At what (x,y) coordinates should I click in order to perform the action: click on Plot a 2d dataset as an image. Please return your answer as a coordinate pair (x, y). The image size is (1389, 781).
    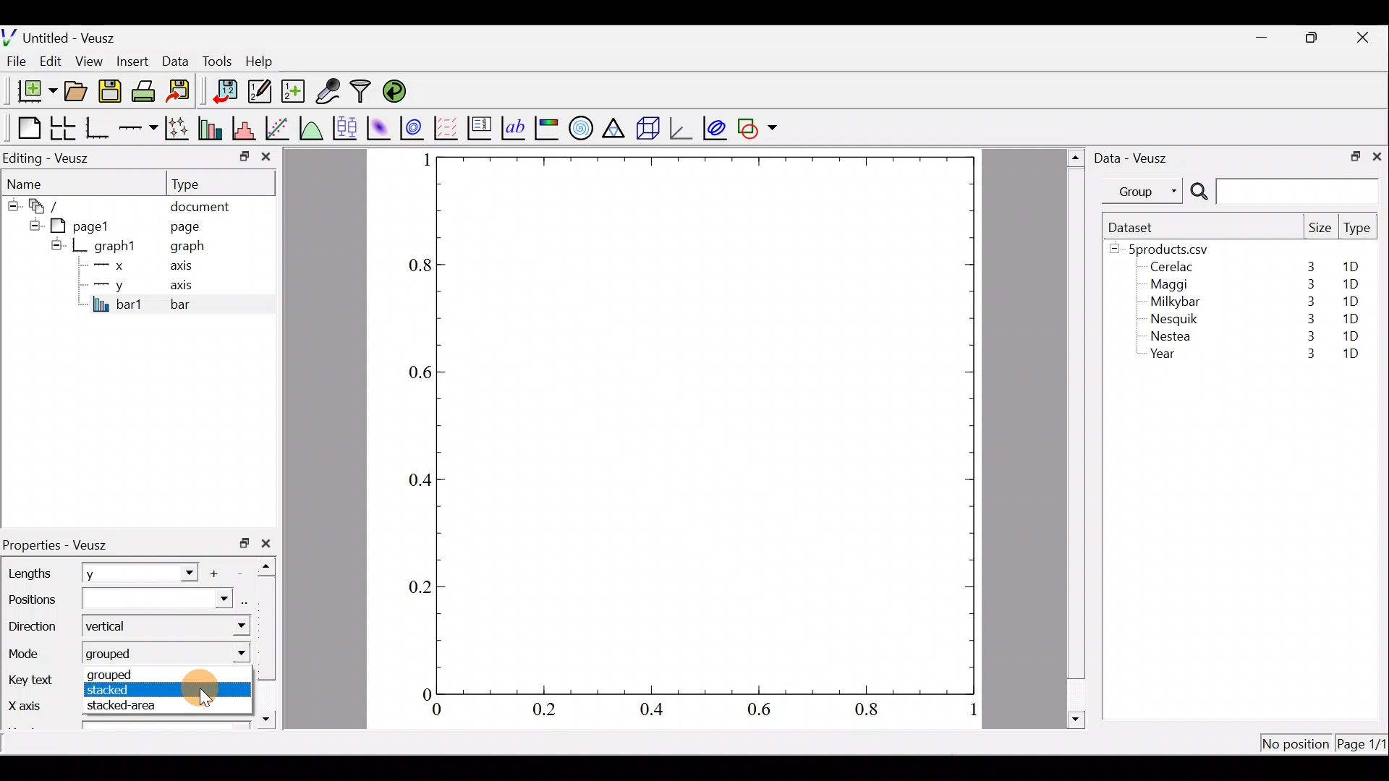
    Looking at the image, I should click on (381, 126).